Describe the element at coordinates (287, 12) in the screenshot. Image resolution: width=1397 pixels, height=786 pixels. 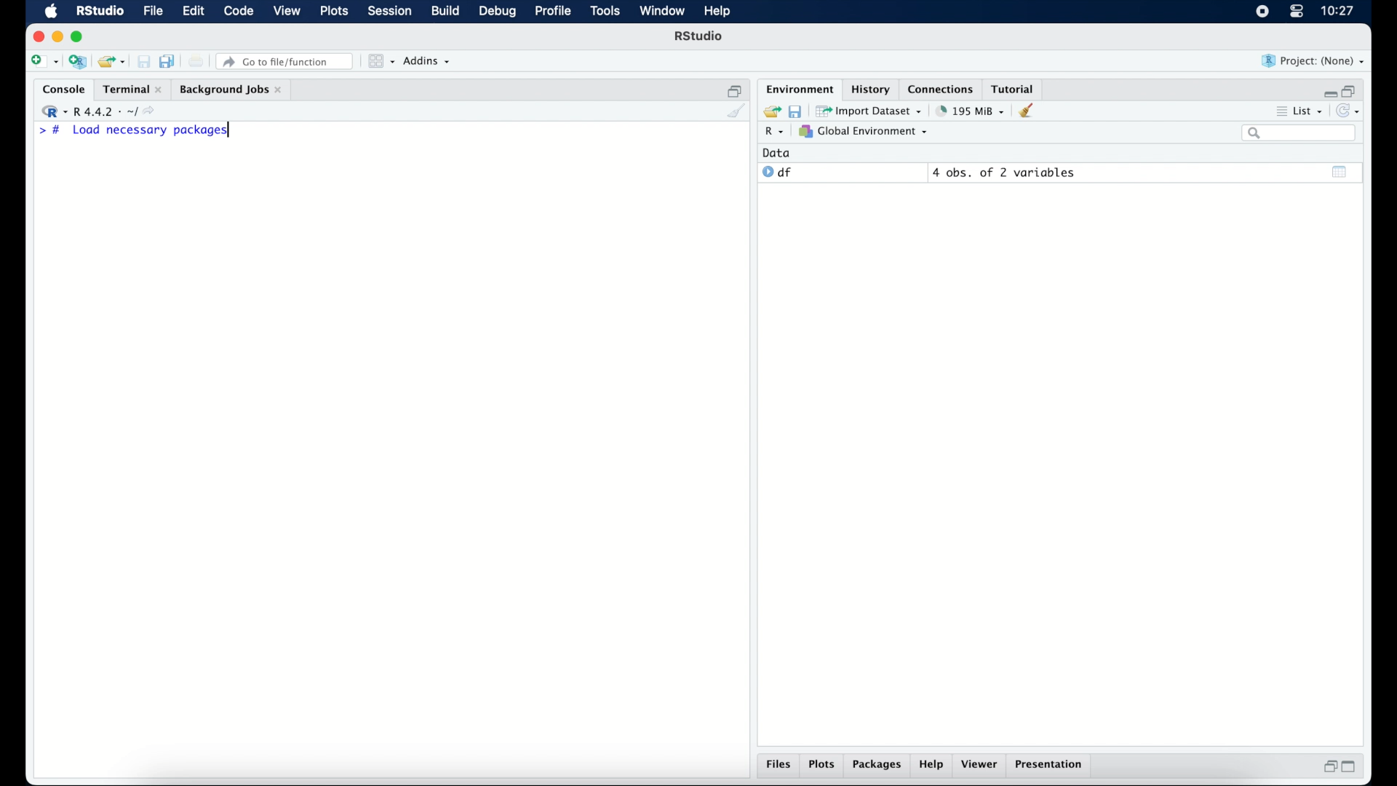
I see `view` at that location.